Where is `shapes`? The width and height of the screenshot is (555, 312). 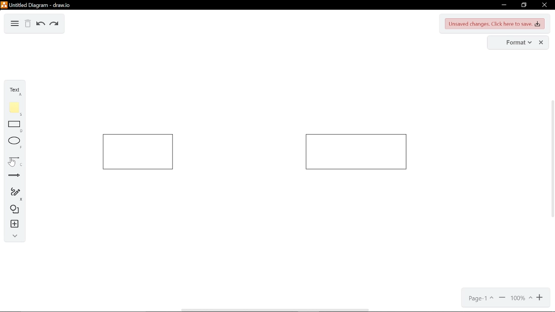
shapes is located at coordinates (13, 209).